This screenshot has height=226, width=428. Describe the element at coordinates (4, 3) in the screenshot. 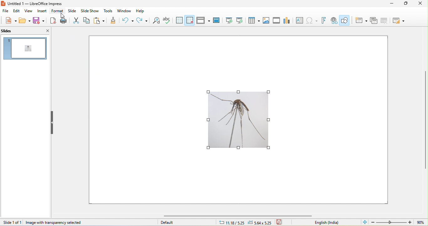

I see `libreoffice impress logo` at that location.